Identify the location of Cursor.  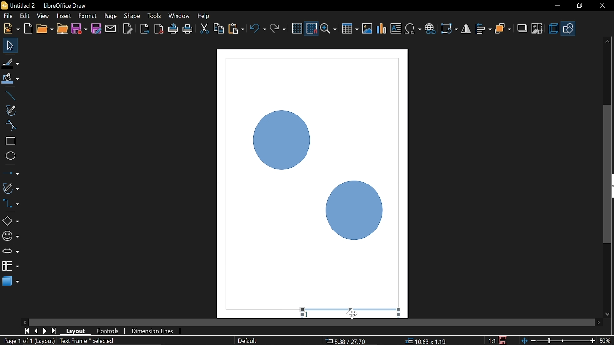
(352, 313).